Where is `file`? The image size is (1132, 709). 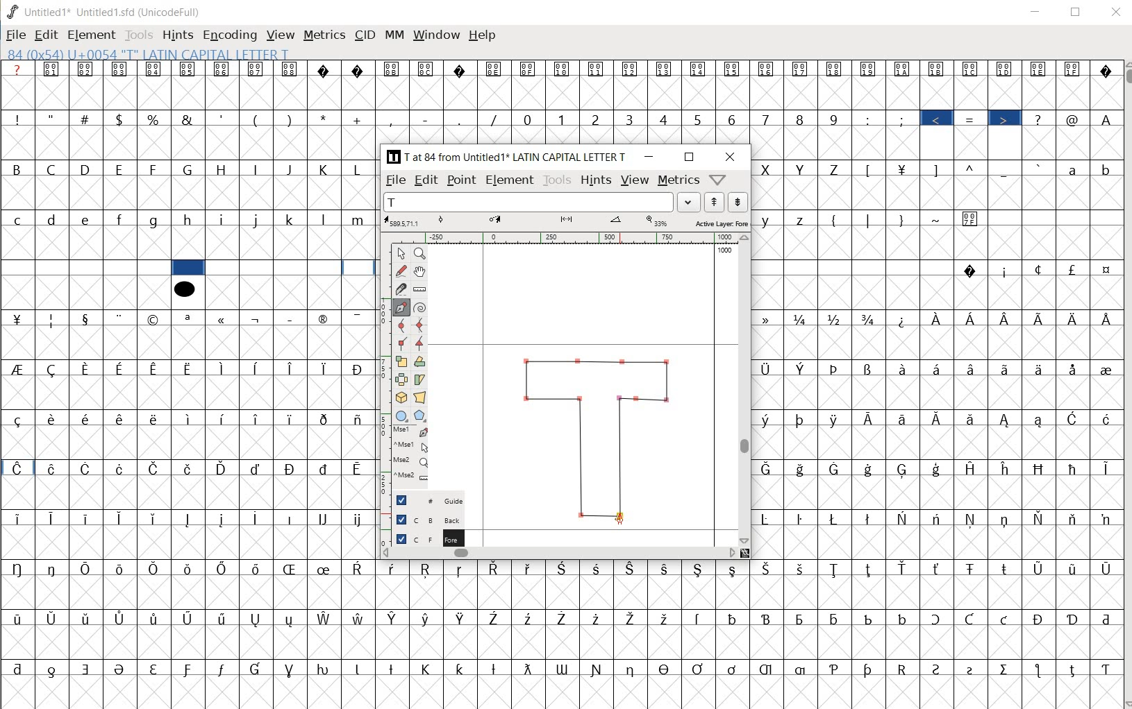
file is located at coordinates (16, 36).